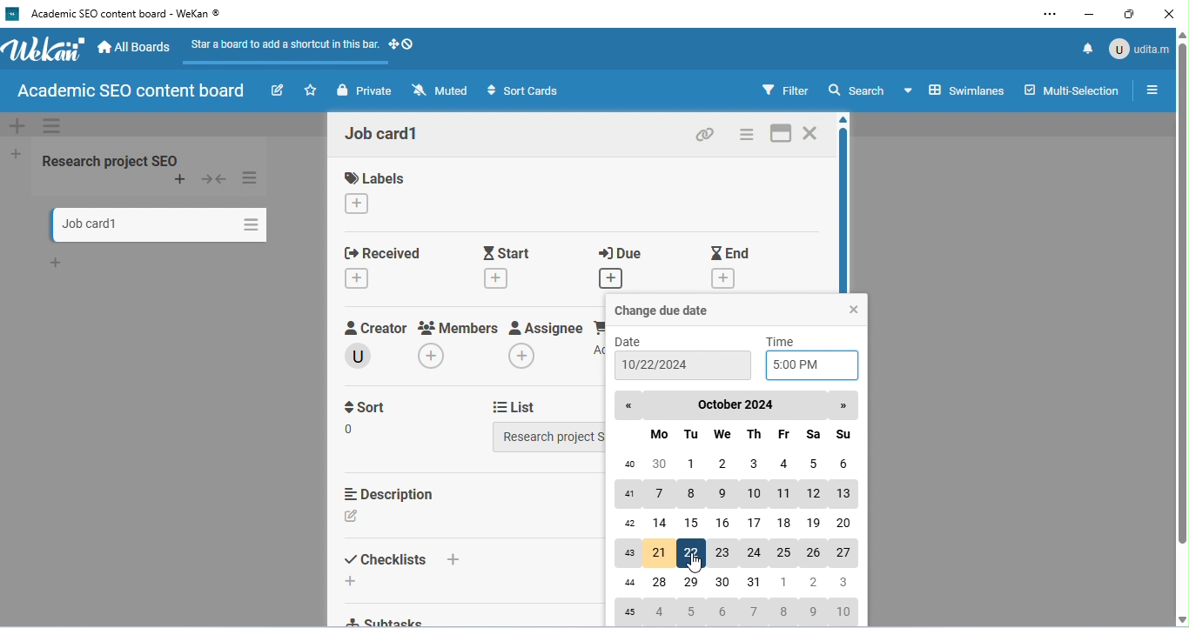 Image resolution: width=1189 pixels, height=628 pixels. I want to click on creator name, so click(366, 356).